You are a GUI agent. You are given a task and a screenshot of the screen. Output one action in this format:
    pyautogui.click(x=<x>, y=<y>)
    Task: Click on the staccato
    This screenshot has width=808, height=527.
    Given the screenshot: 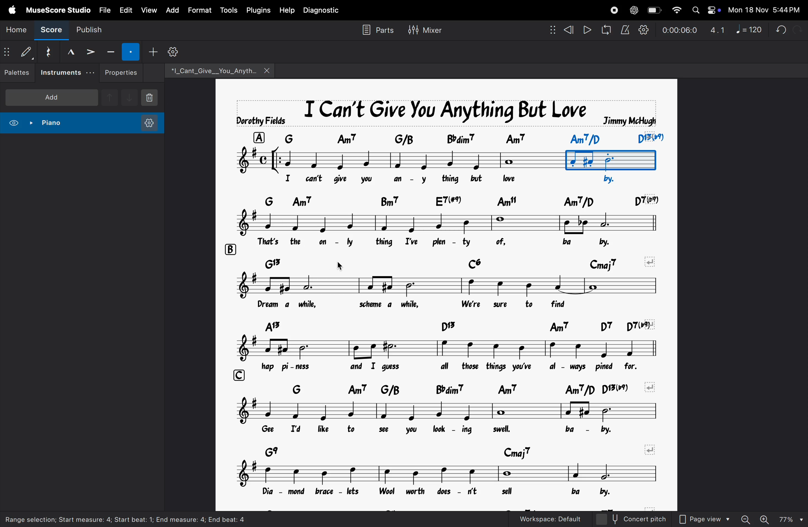 What is the action you would take?
    pyautogui.click(x=131, y=51)
    